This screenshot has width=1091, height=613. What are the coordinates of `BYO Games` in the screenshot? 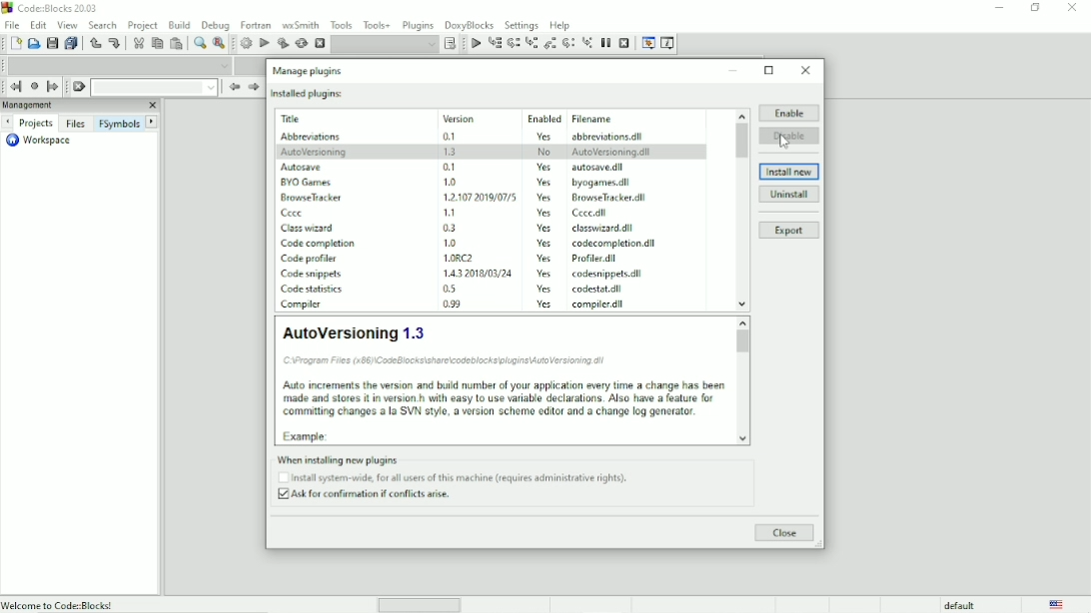 It's located at (308, 183).